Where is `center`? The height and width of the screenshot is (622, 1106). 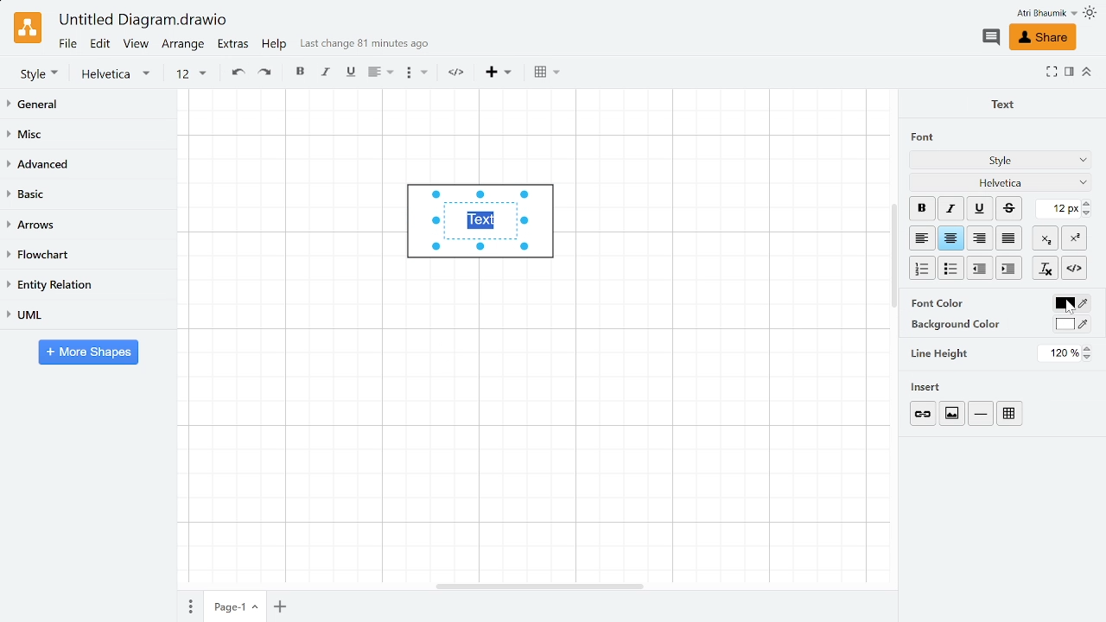 center is located at coordinates (951, 238).